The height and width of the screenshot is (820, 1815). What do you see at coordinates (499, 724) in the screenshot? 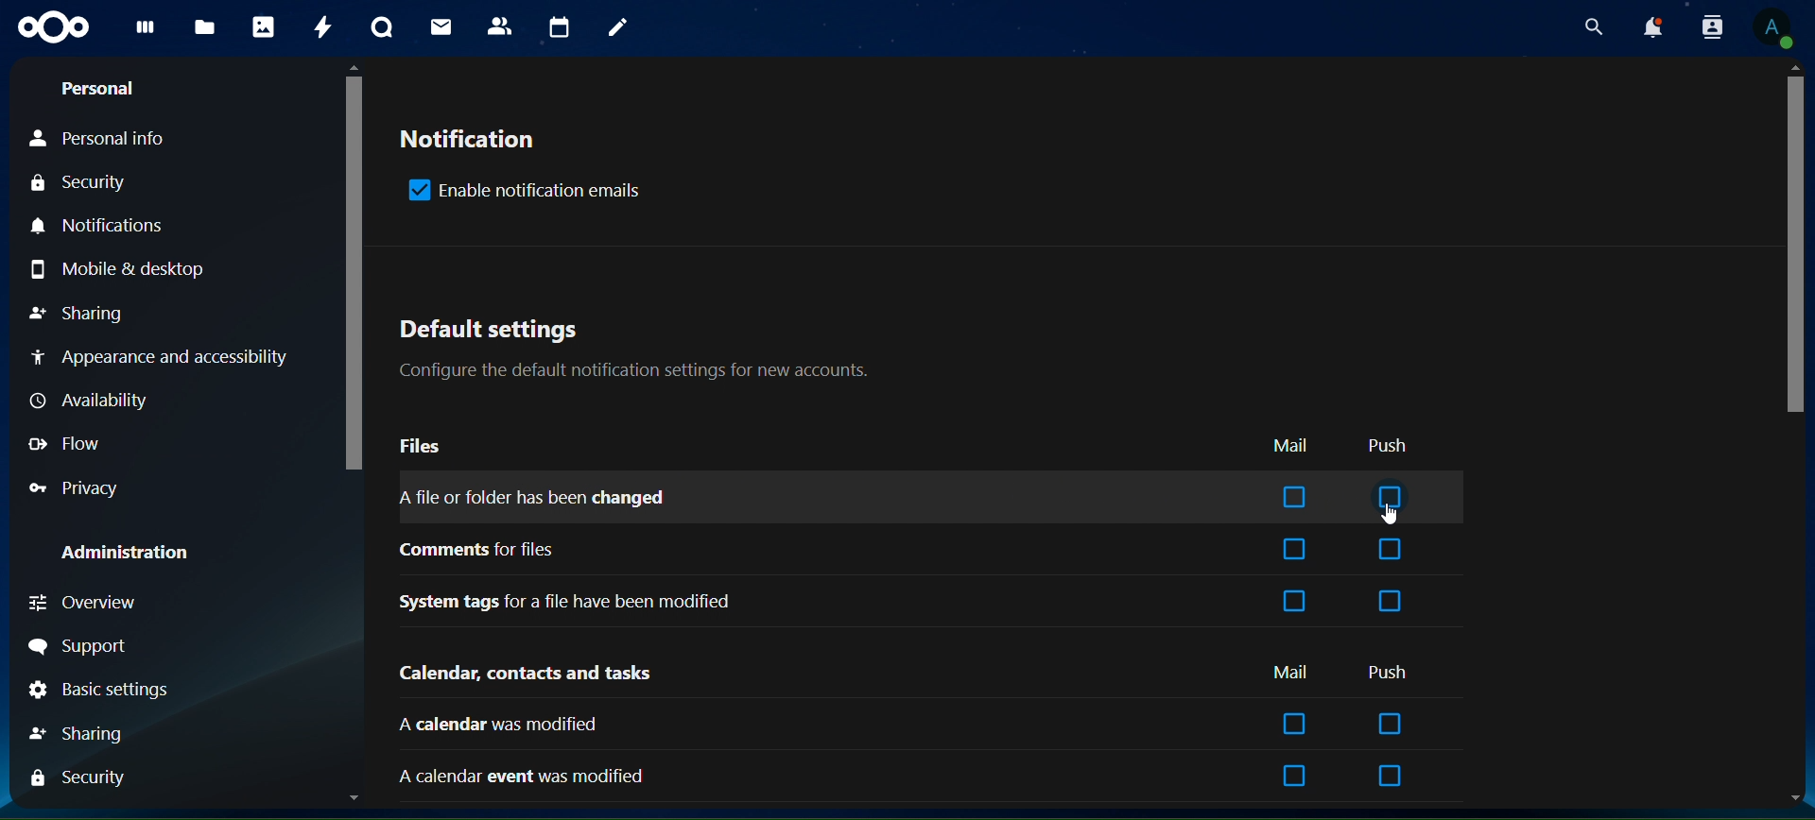
I see ` calendar was modified` at bounding box center [499, 724].